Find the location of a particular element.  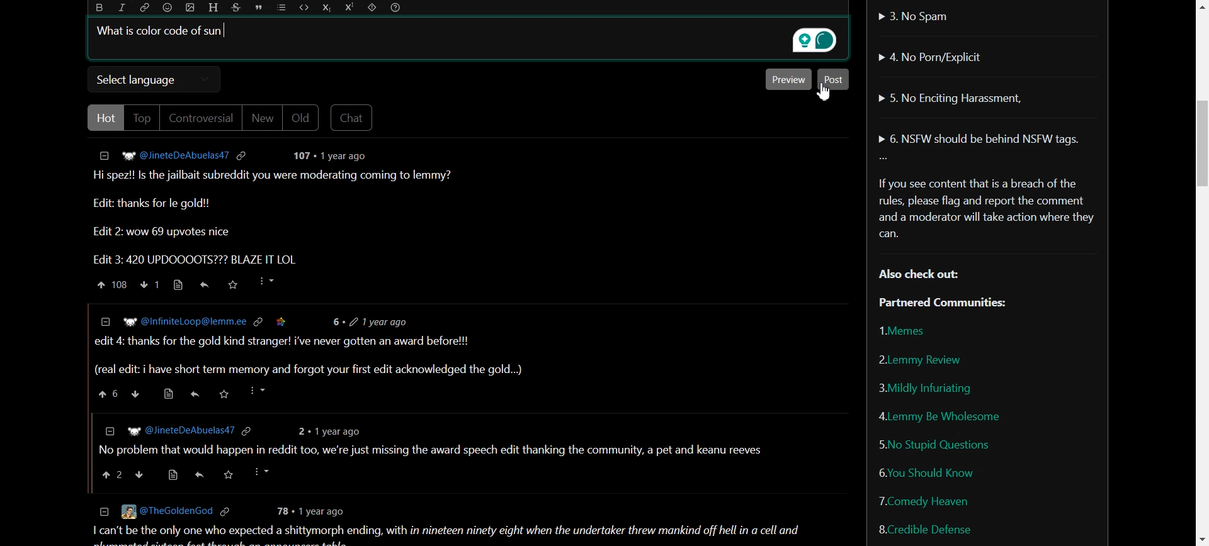

source is located at coordinates (169, 394).